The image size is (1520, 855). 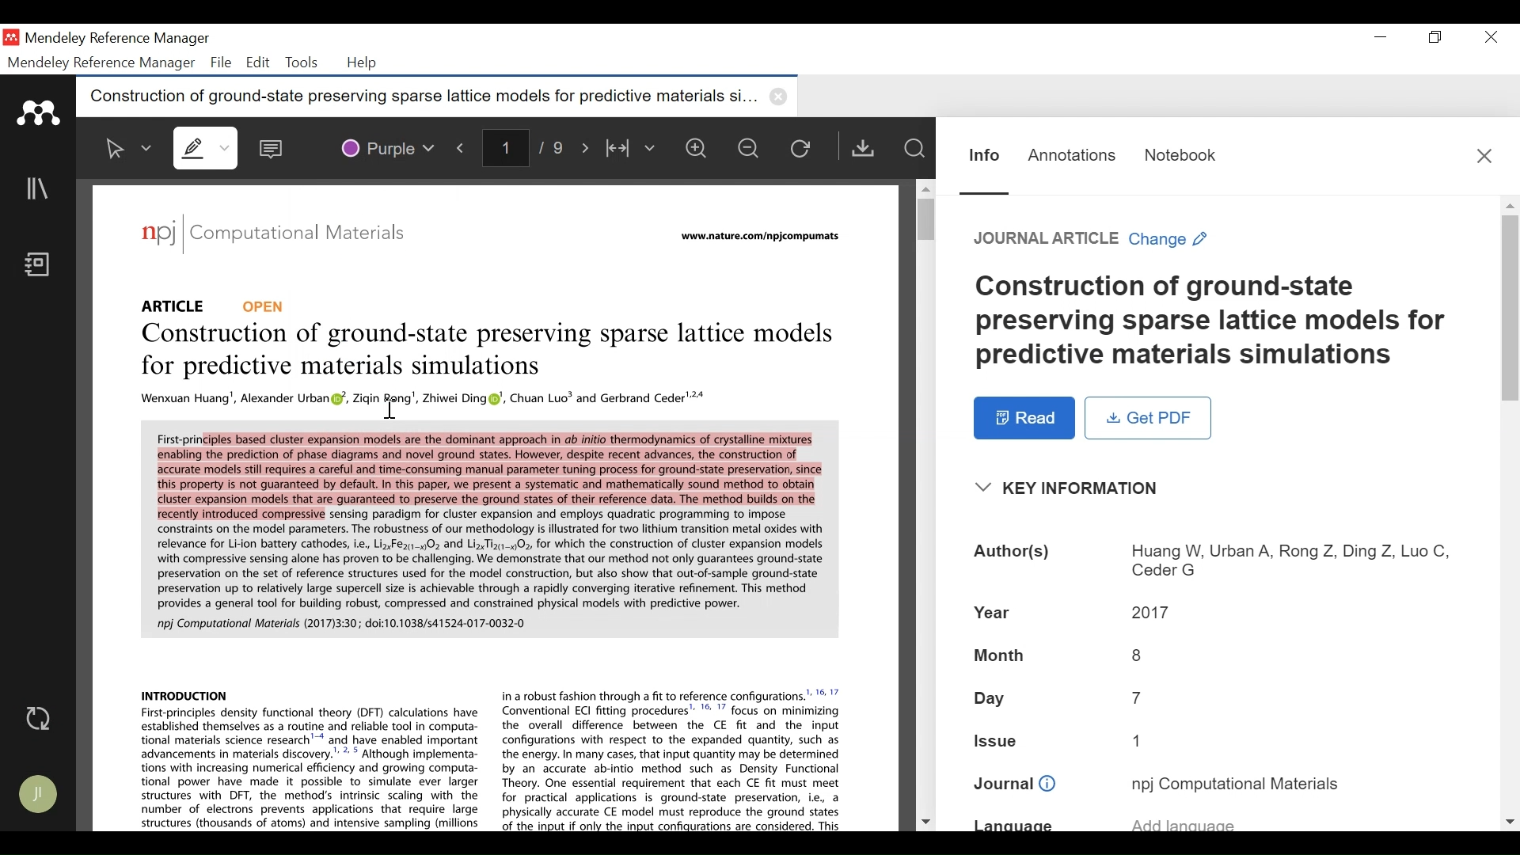 What do you see at coordinates (1171, 239) in the screenshot?
I see `Change` at bounding box center [1171, 239].